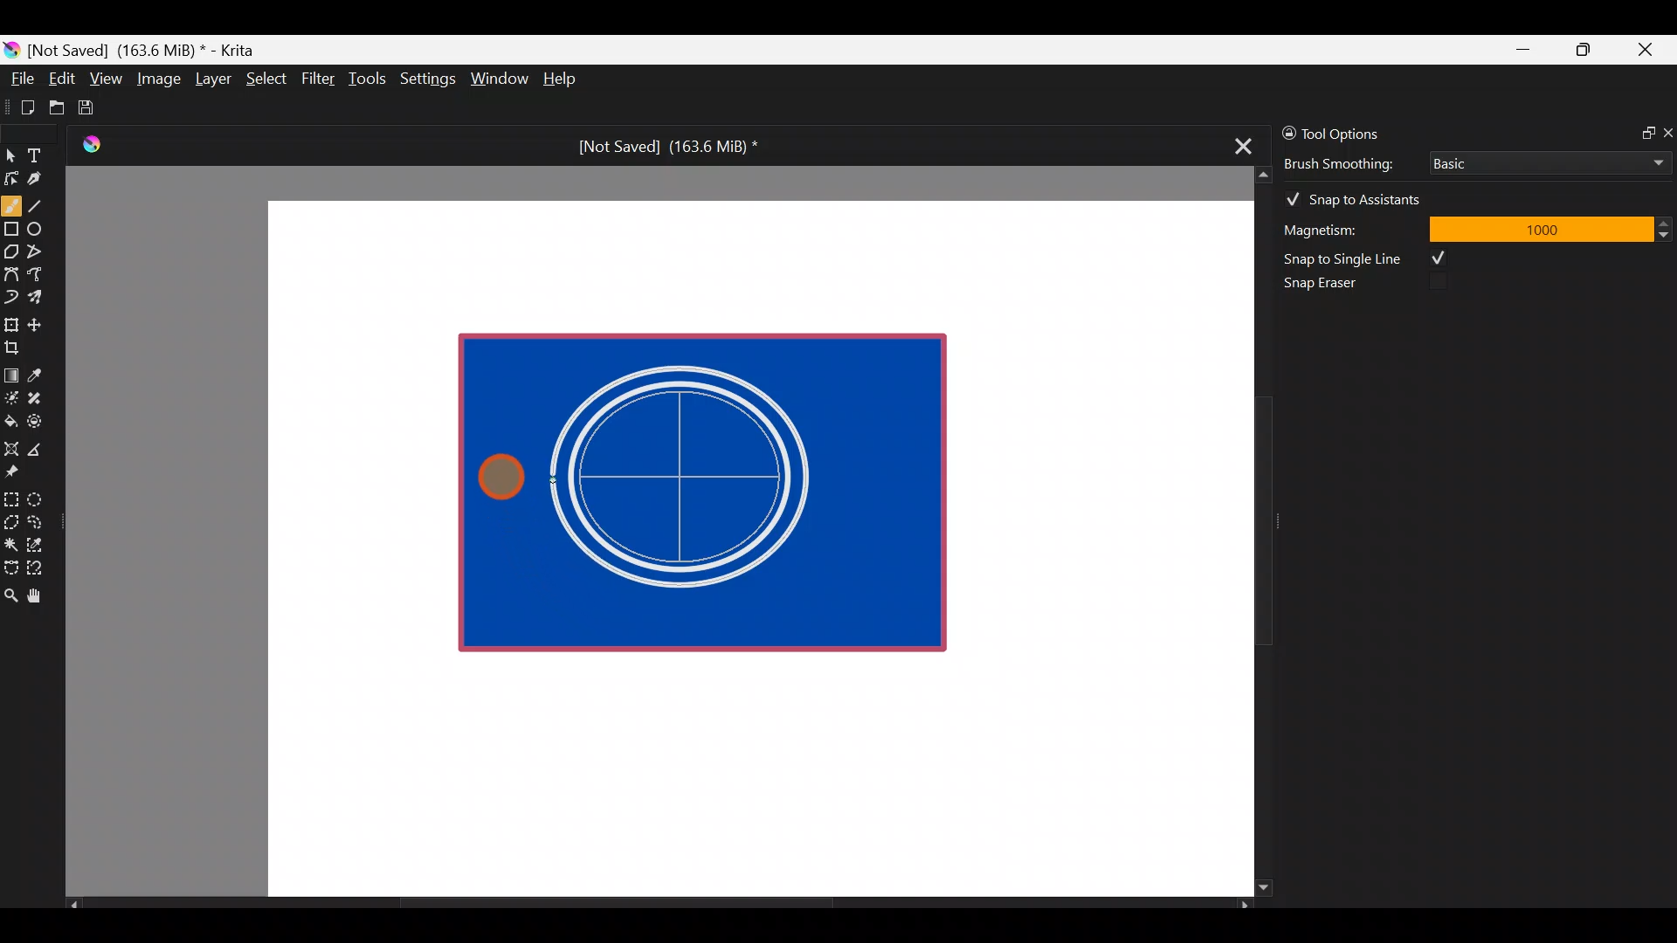  I want to click on View, so click(107, 79).